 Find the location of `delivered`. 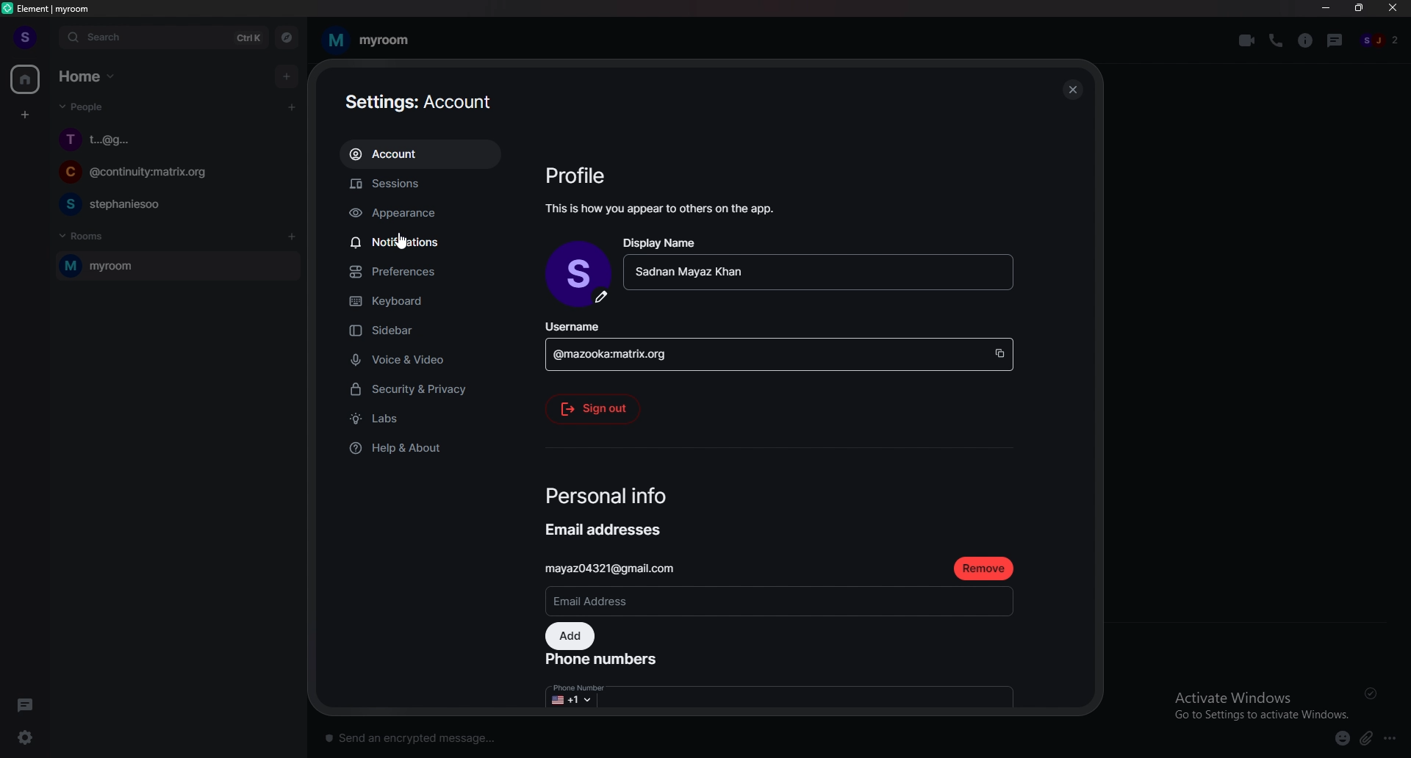

delivered is located at coordinates (1371, 693).